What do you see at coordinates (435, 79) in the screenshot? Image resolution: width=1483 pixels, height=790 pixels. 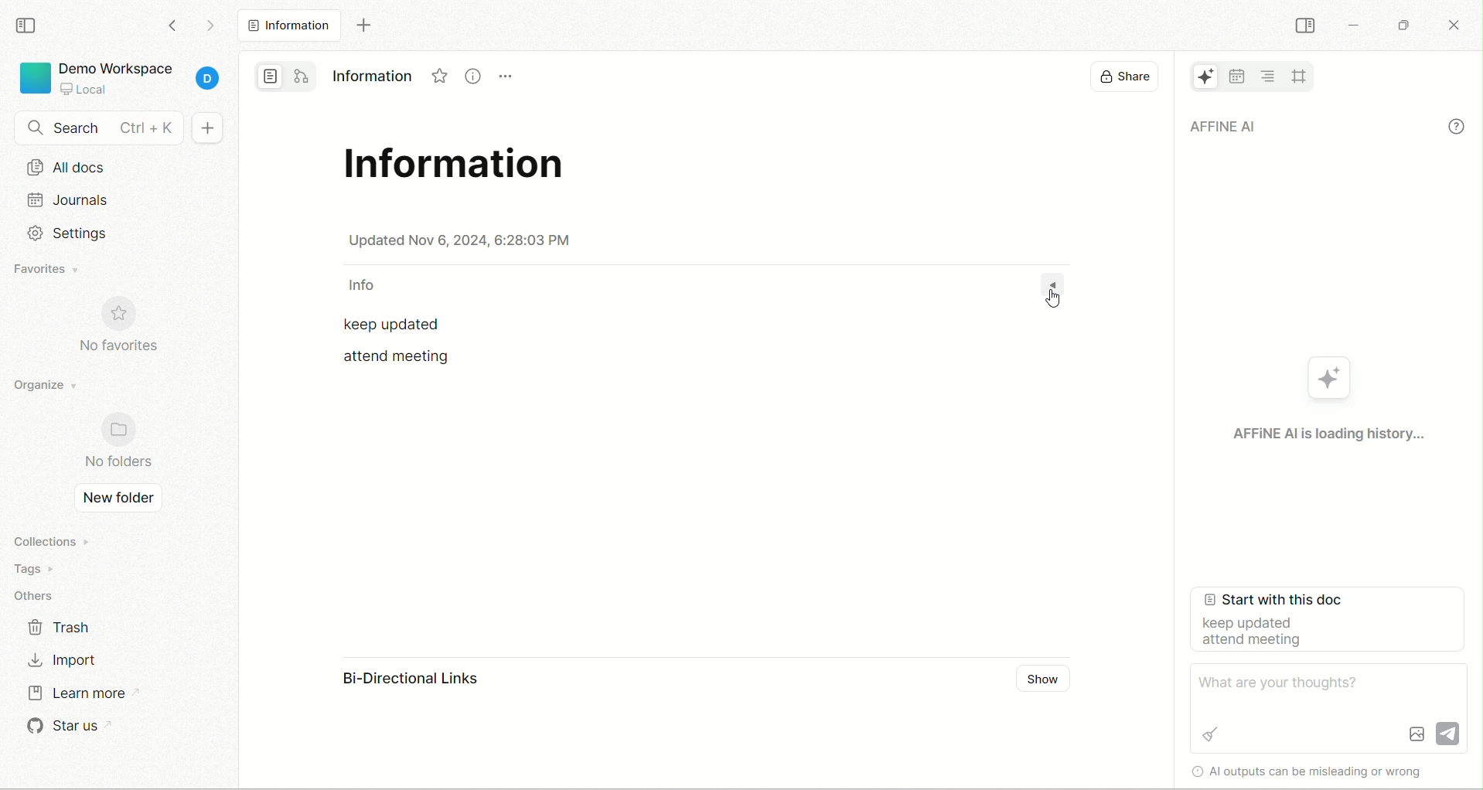 I see `Favorites` at bounding box center [435, 79].